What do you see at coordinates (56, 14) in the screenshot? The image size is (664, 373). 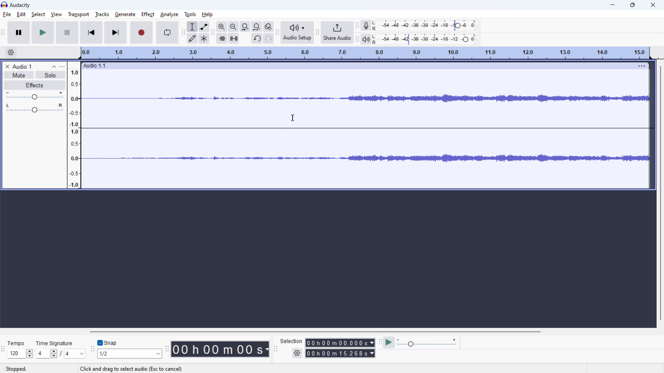 I see `view` at bounding box center [56, 14].